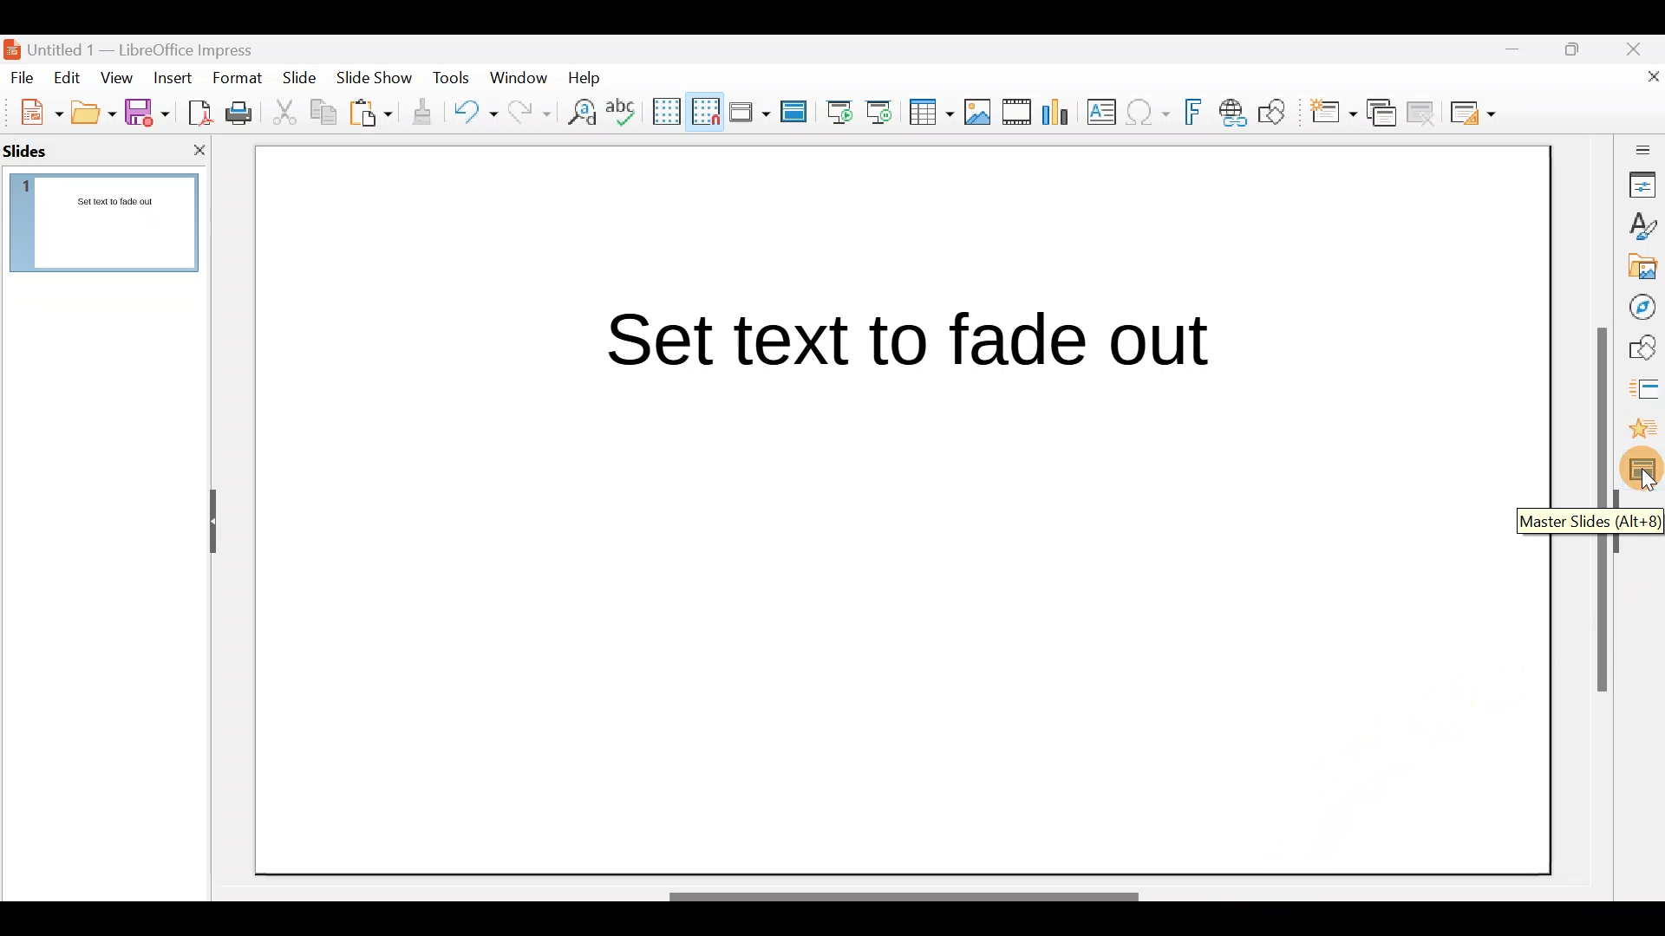 Image resolution: width=1665 pixels, height=936 pixels. Describe the element at coordinates (1644, 349) in the screenshot. I see `Shapes` at that location.